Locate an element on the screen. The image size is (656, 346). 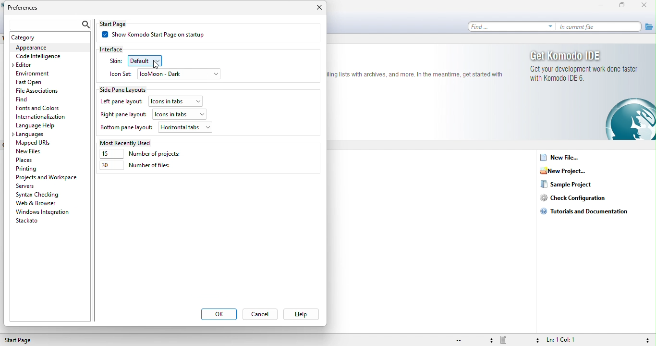
fast open is located at coordinates (41, 83).